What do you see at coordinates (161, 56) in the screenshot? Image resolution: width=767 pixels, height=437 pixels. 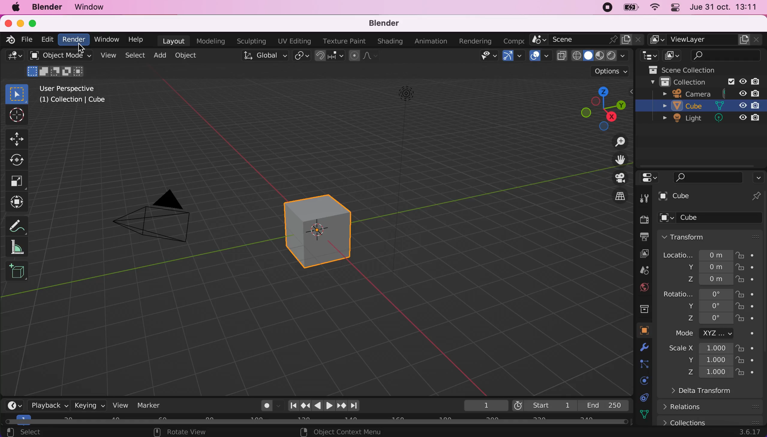 I see `add` at bounding box center [161, 56].